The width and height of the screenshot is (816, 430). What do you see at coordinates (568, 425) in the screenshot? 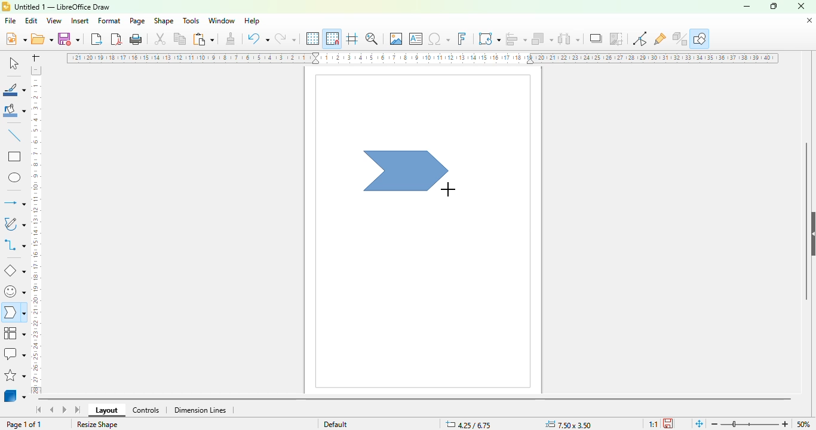
I see `change in width and height of object` at bounding box center [568, 425].